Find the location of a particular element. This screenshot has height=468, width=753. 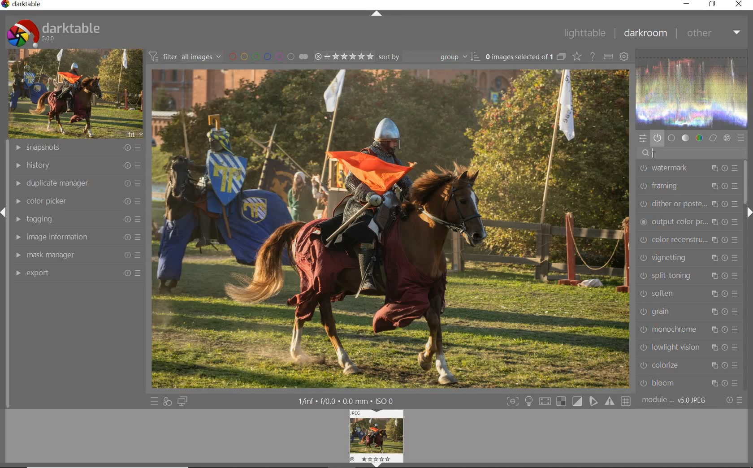

tagging is located at coordinates (76, 219).